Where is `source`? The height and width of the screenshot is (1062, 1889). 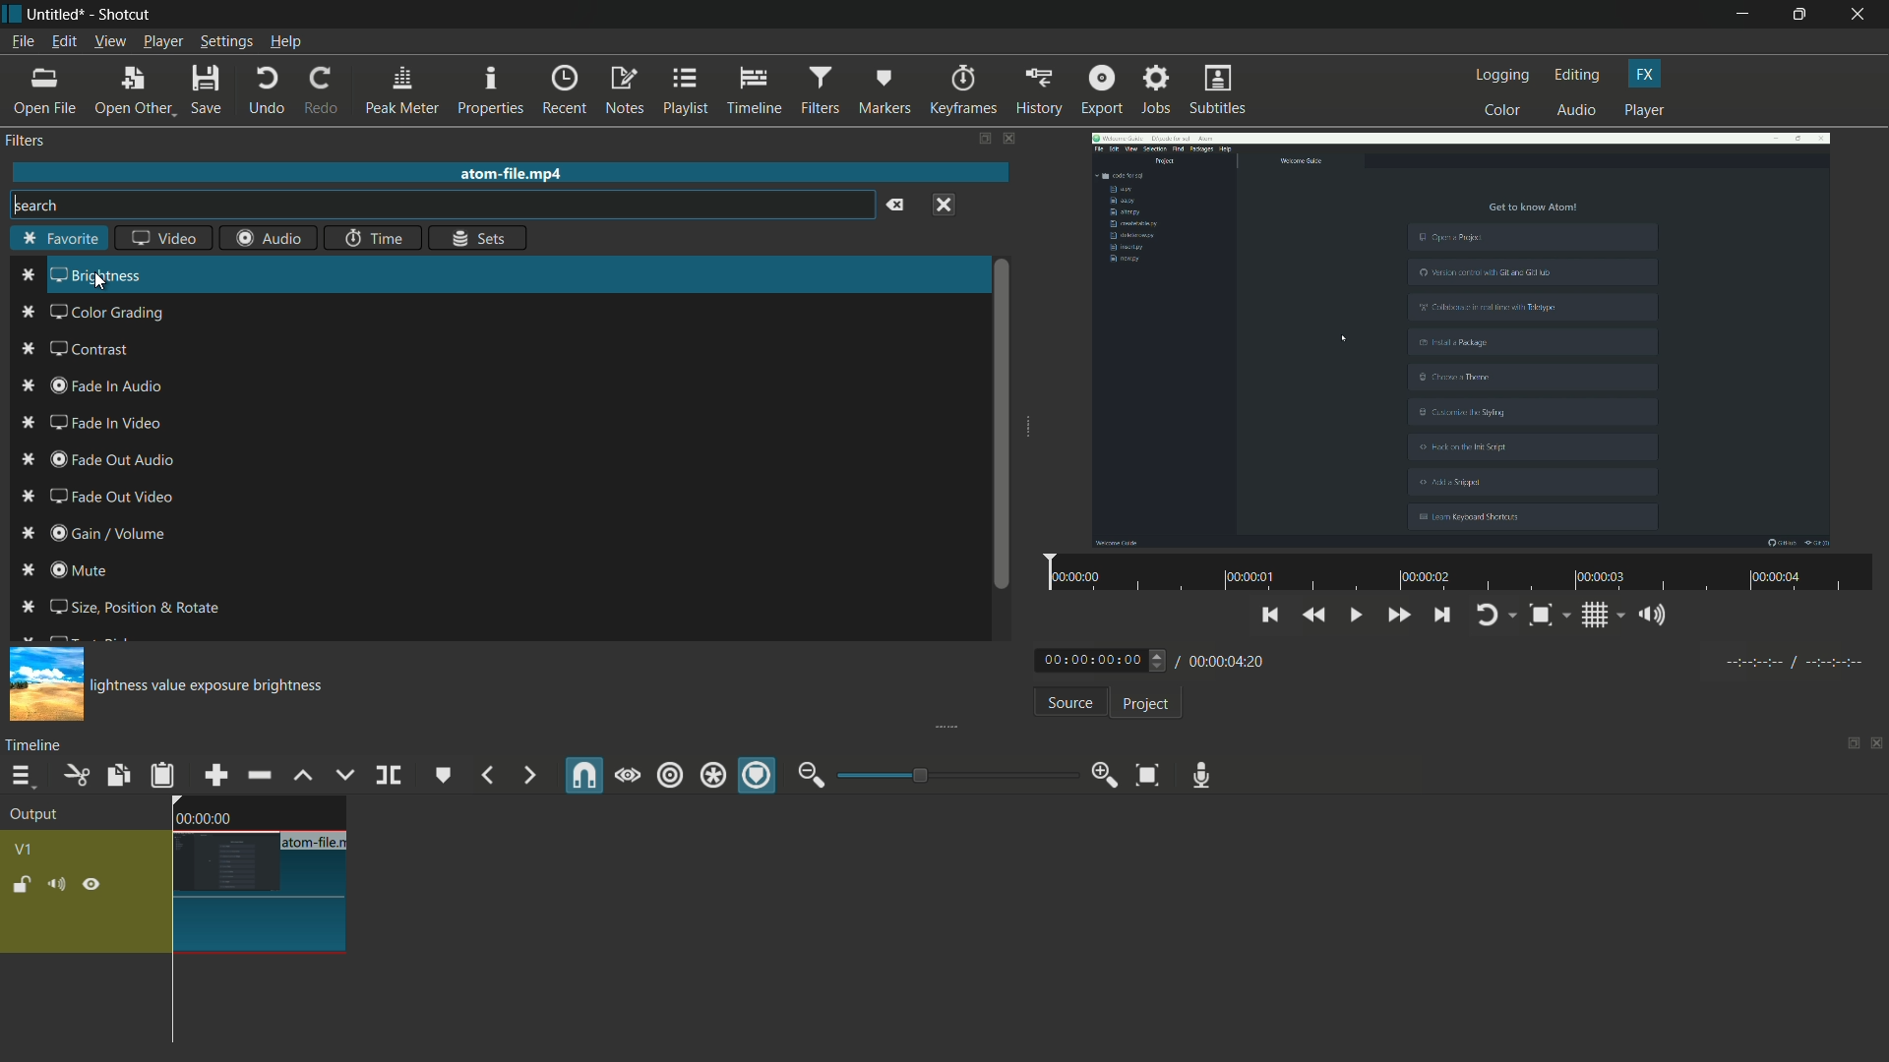
source is located at coordinates (1069, 705).